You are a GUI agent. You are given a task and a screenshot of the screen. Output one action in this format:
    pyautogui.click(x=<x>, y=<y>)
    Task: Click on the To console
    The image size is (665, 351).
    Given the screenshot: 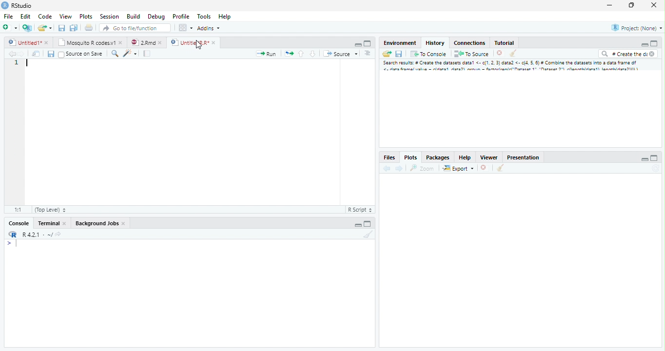 What is the action you would take?
    pyautogui.click(x=430, y=54)
    